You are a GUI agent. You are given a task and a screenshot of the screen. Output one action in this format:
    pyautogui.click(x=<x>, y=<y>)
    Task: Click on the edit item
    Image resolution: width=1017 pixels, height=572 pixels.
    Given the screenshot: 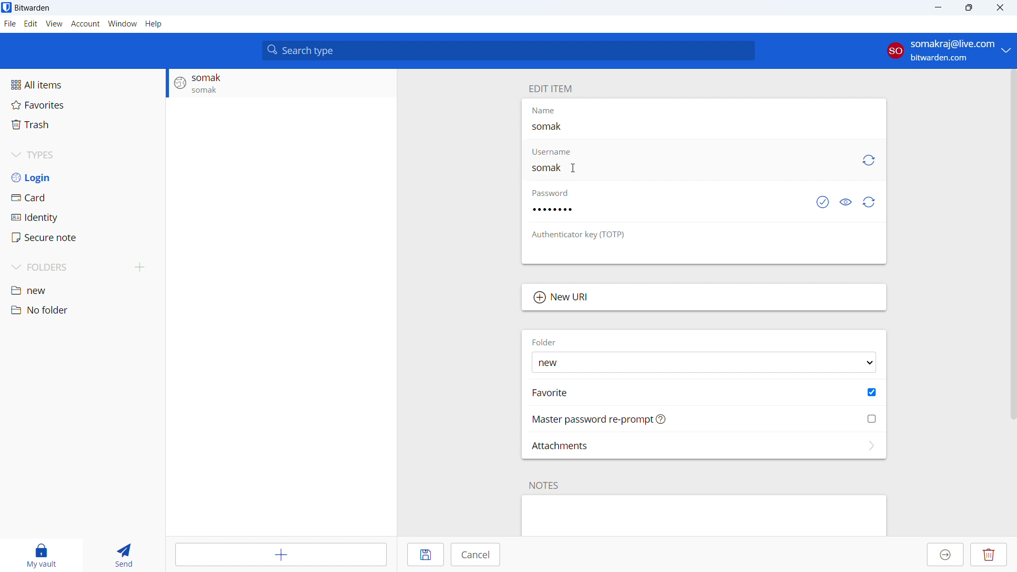 What is the action you would take?
    pyautogui.click(x=550, y=88)
    